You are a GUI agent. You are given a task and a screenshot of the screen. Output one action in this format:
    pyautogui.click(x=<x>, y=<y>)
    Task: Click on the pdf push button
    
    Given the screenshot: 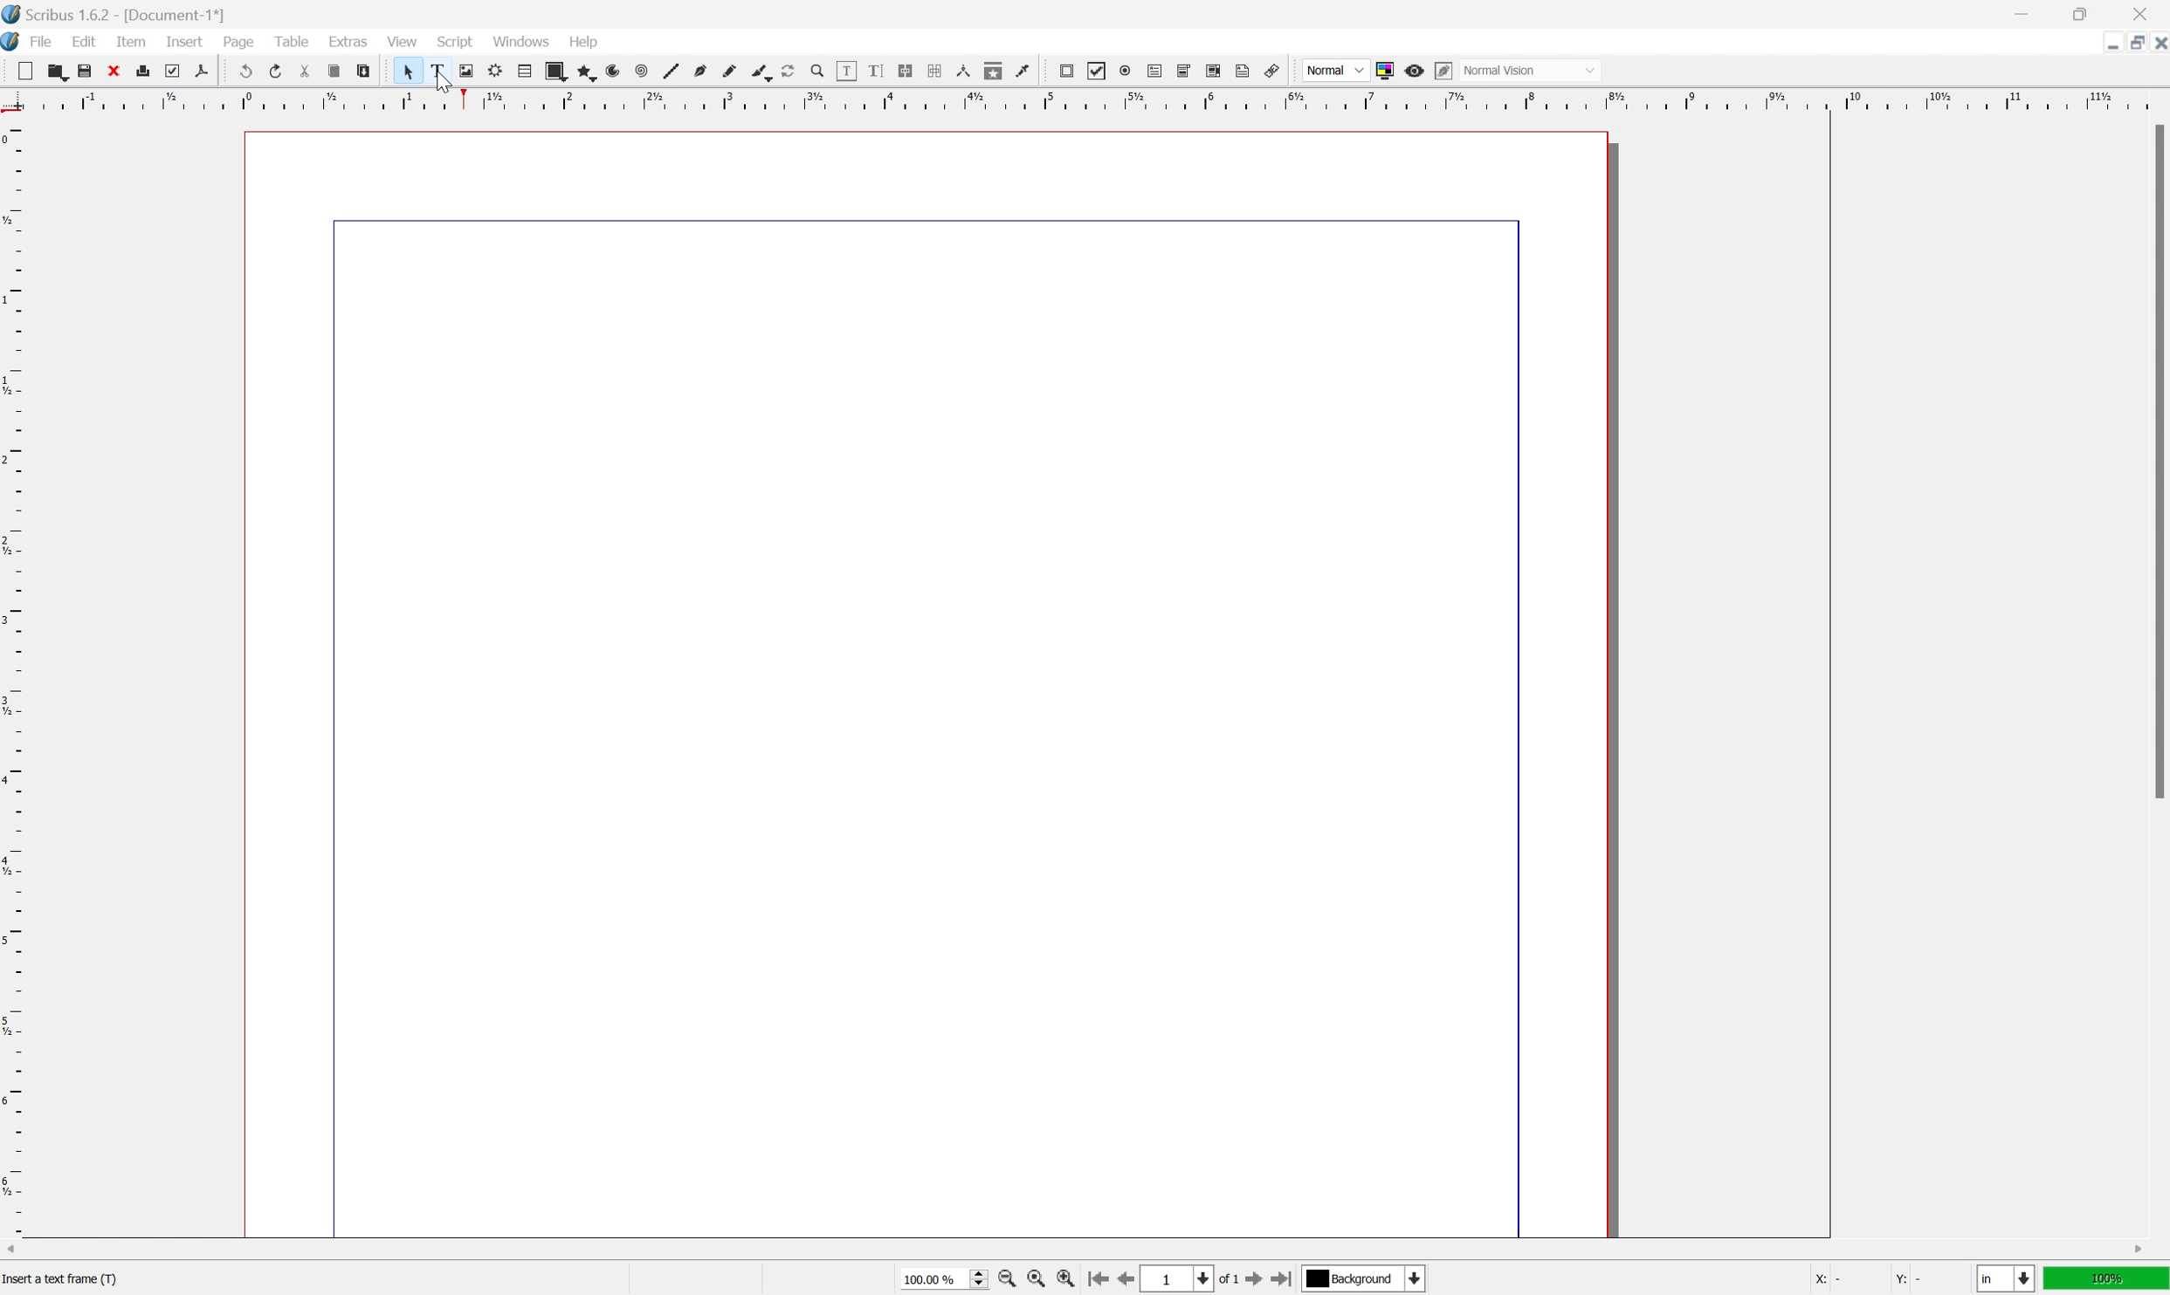 What is the action you would take?
    pyautogui.click(x=1066, y=71)
    